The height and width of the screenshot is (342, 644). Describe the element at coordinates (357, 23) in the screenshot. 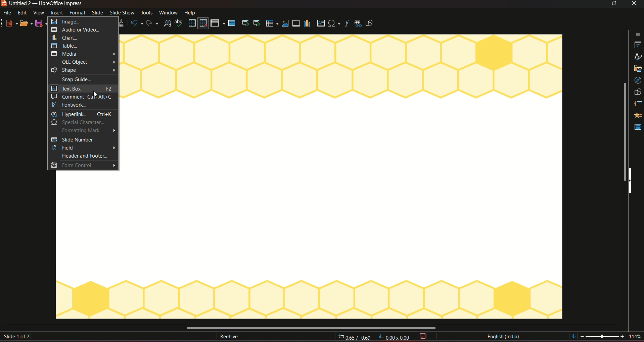

I see `insert hyperlink` at that location.